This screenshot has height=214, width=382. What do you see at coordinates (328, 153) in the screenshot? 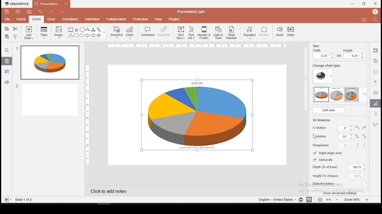
I see `right angle axes on/off` at bounding box center [328, 153].